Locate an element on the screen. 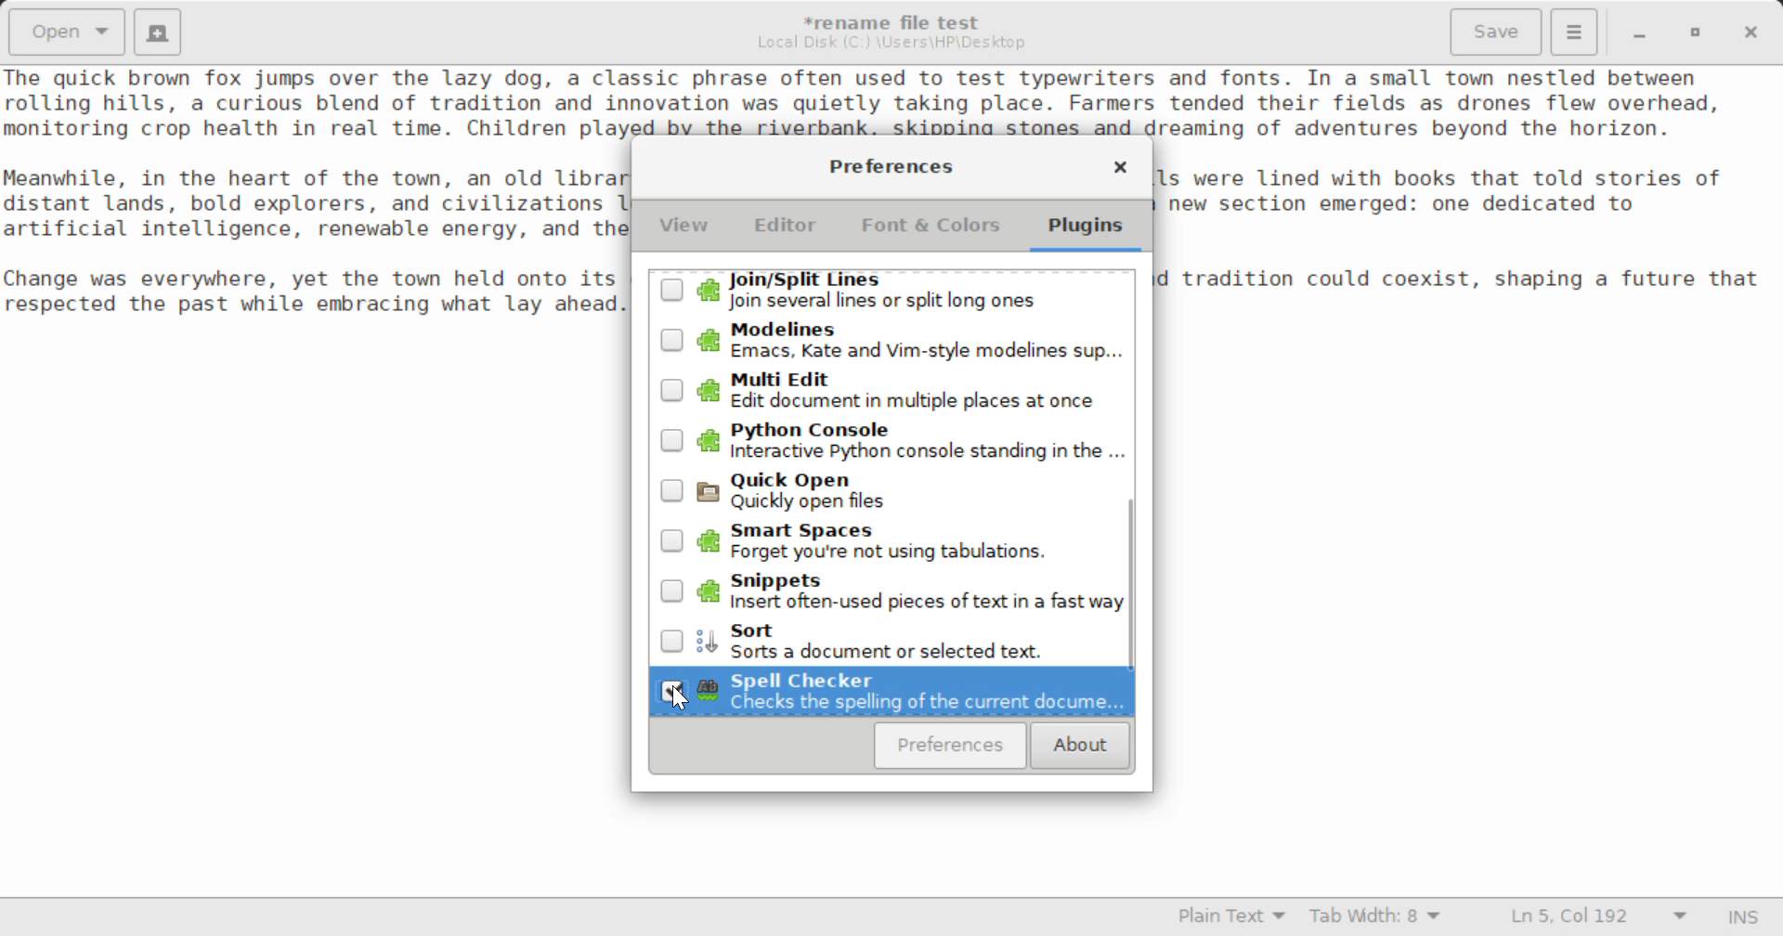  Minimize is located at coordinates (1696, 32).